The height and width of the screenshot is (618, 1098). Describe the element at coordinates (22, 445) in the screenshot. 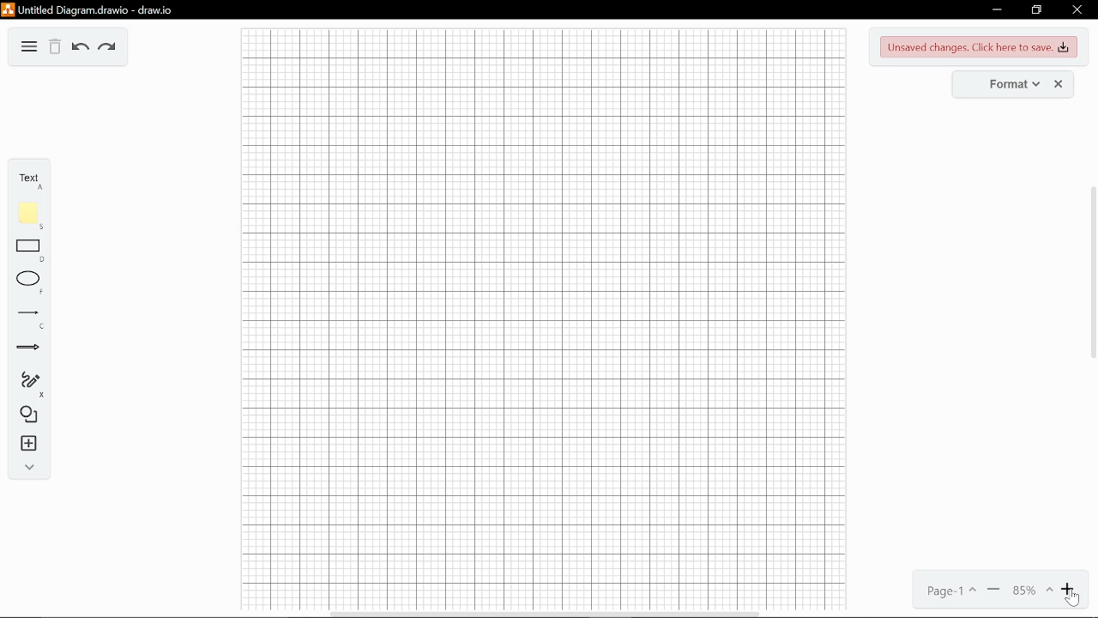

I see `insert` at that location.